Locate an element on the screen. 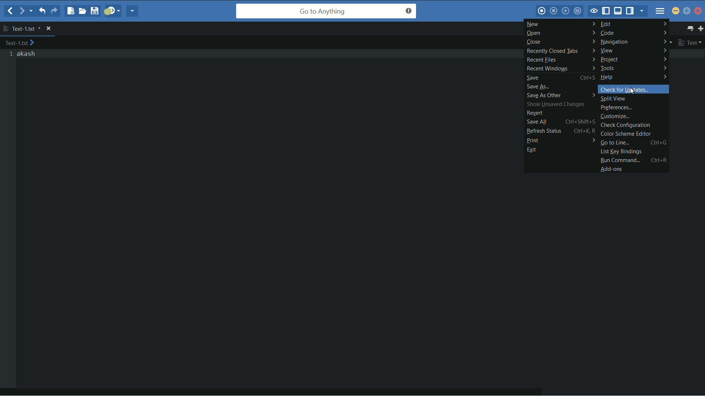 This screenshot has height=396, width=705. save as is located at coordinates (560, 86).